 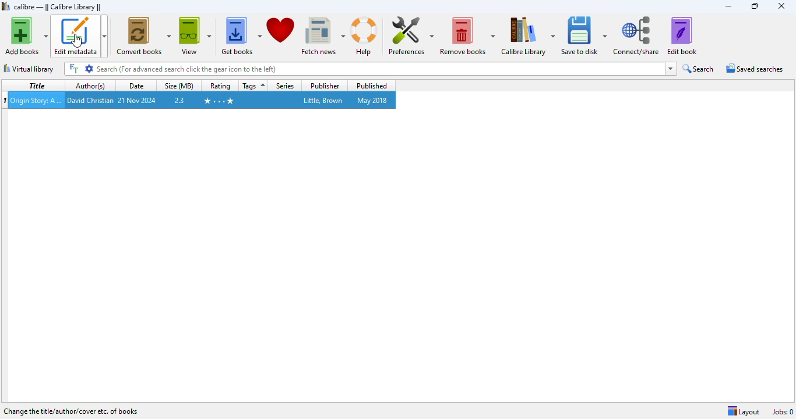 I want to click on calibre library, so click(x=58, y=6).